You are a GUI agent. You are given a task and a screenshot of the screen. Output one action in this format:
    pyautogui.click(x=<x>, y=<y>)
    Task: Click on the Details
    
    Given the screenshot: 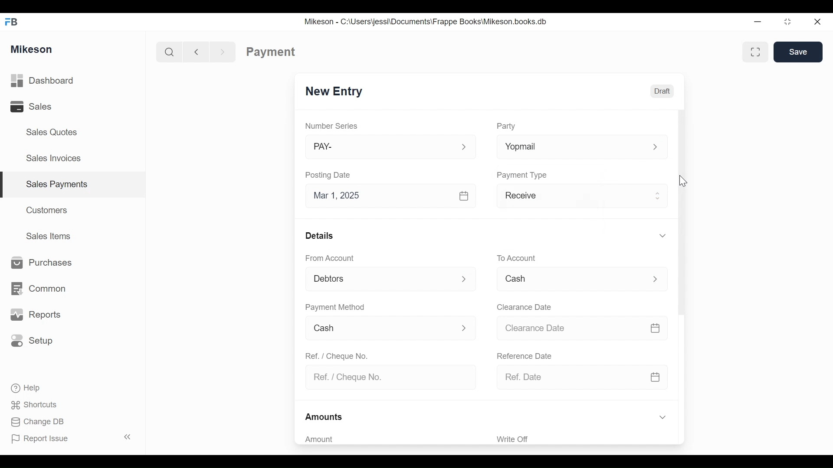 What is the action you would take?
    pyautogui.click(x=321, y=236)
    